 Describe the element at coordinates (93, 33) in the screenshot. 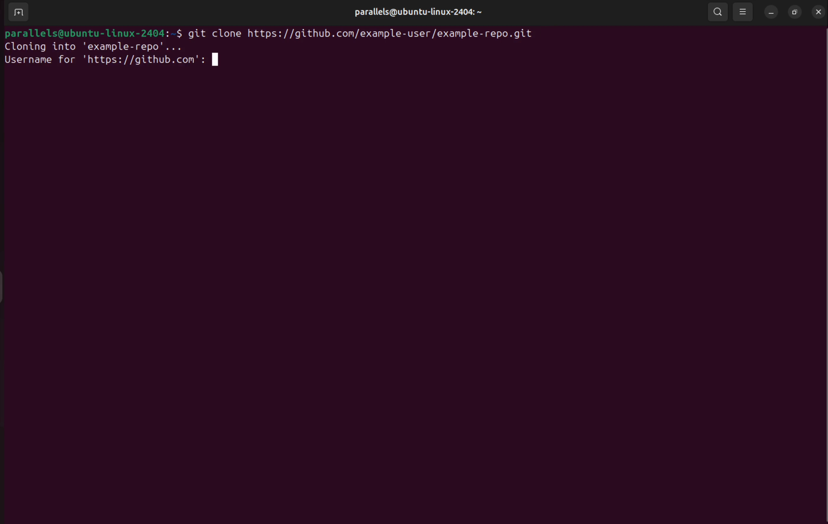

I see `bash prompt` at that location.